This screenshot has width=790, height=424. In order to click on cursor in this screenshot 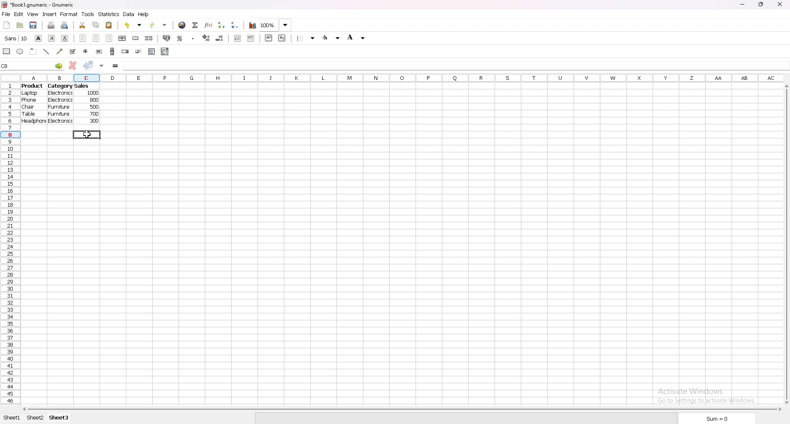, I will do `click(86, 134)`.